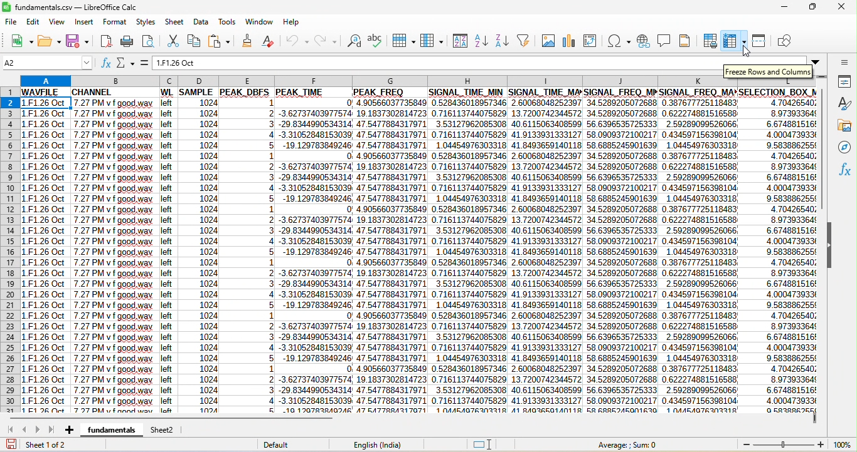 This screenshot has width=857, height=452. Describe the element at coordinates (197, 40) in the screenshot. I see `copy` at that location.